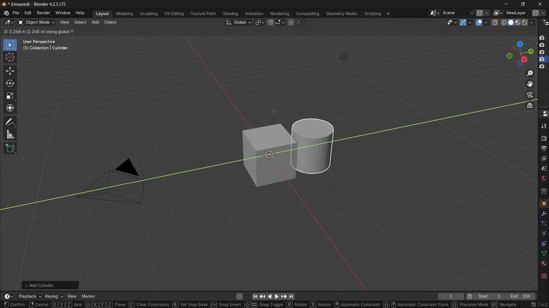  What do you see at coordinates (204, 14) in the screenshot?
I see `texture paint menu` at bounding box center [204, 14].